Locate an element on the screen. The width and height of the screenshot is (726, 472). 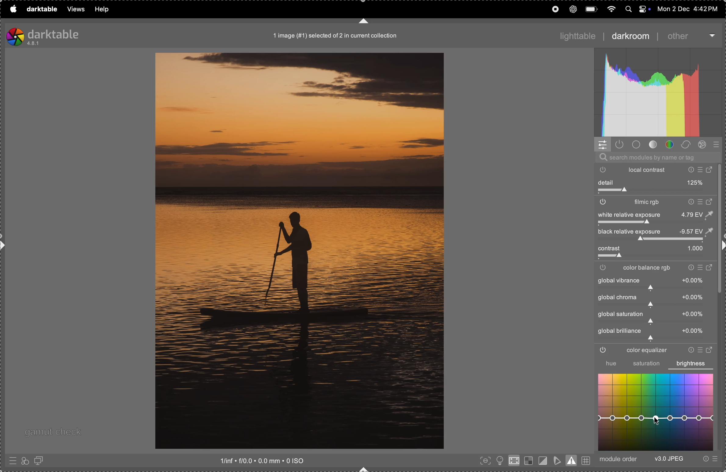
toggle gamut checking is located at coordinates (572, 460).